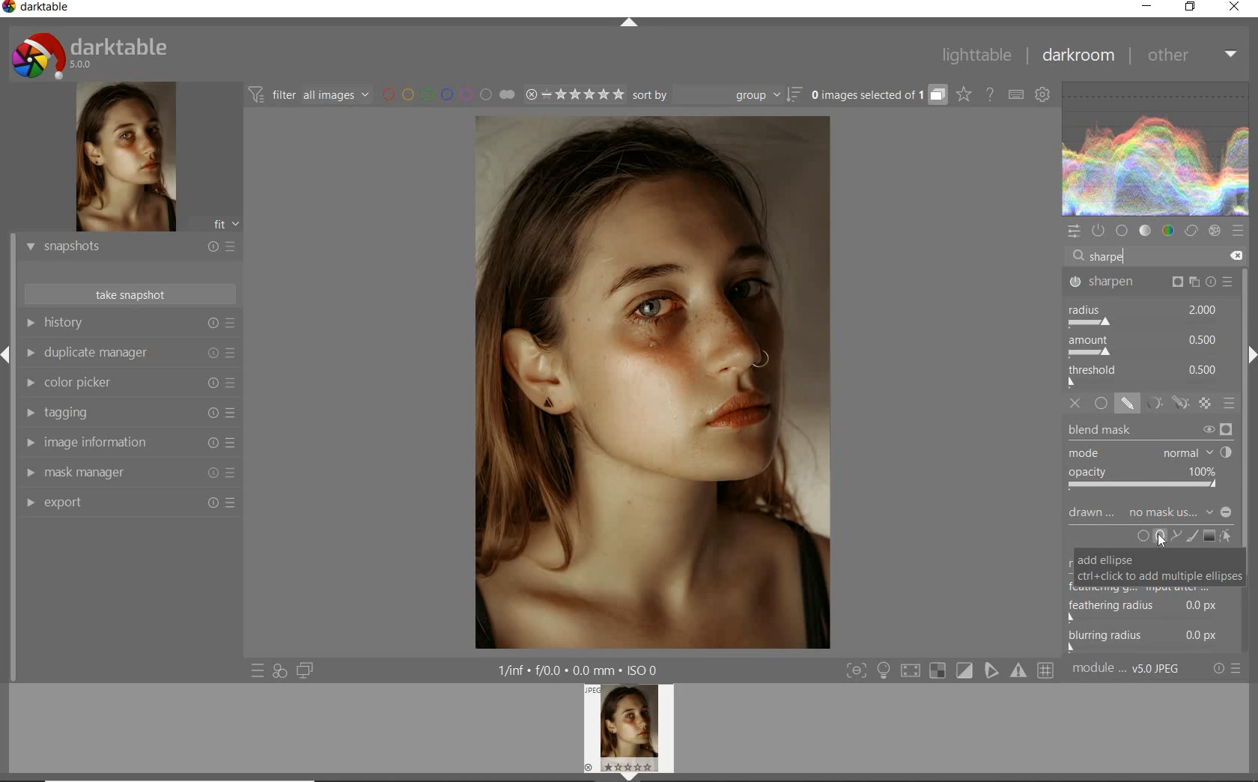  What do you see at coordinates (1149, 454) in the screenshot?
I see `MODE` at bounding box center [1149, 454].